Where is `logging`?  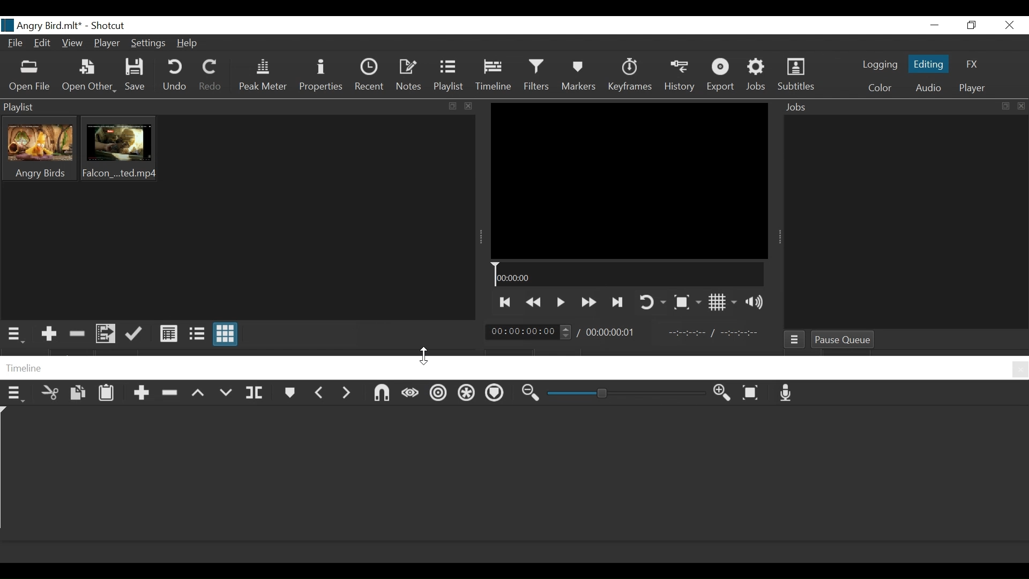
logging is located at coordinates (880, 66).